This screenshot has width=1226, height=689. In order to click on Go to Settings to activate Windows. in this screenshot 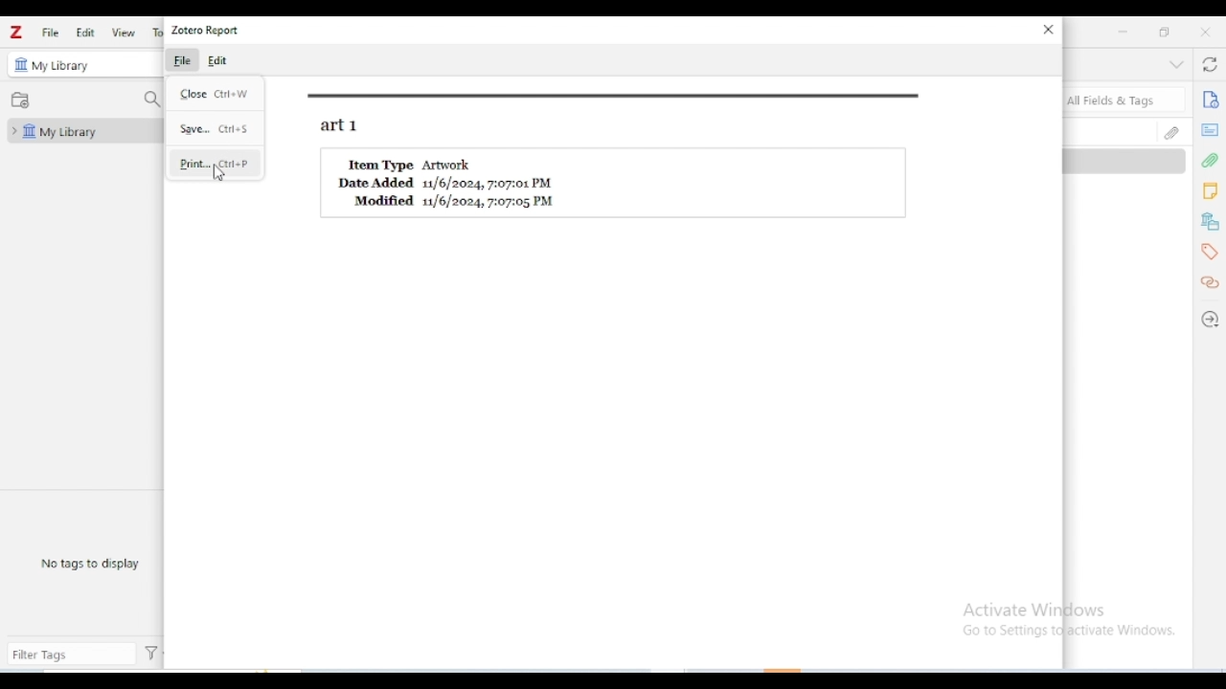, I will do `click(1072, 632)`.